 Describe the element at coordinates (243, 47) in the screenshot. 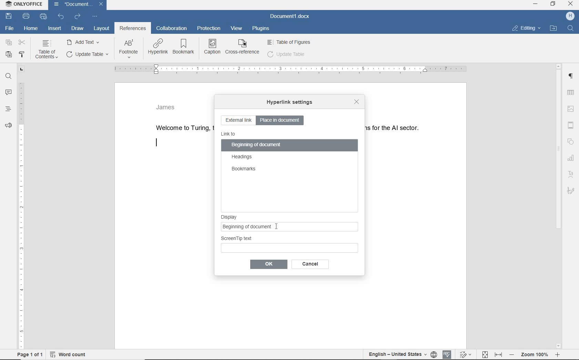

I see `CROSS REFERENCE` at that location.